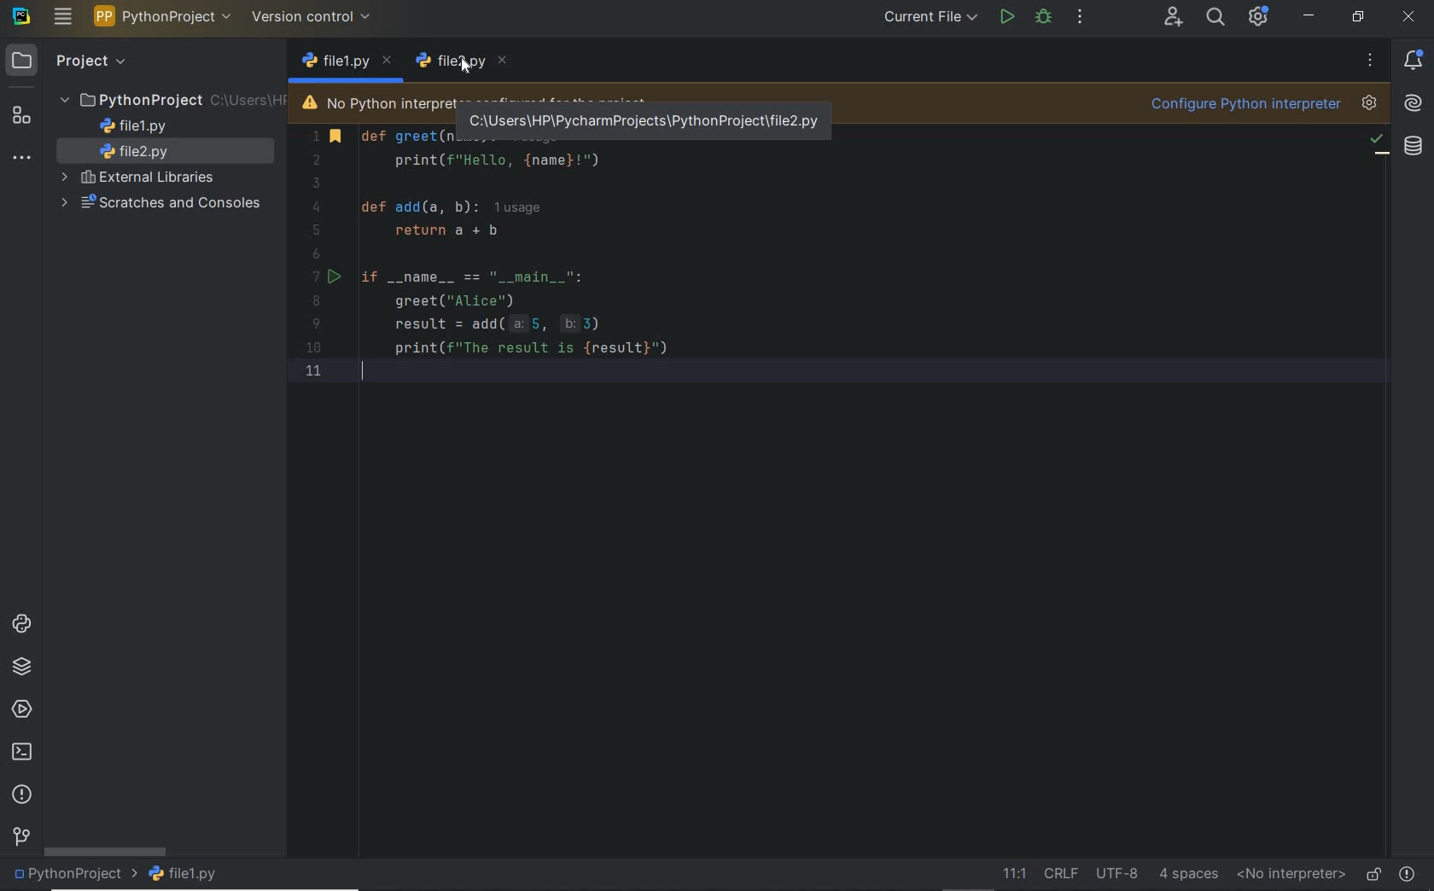 Image resolution: width=1434 pixels, height=891 pixels. I want to click on close, so click(503, 56).